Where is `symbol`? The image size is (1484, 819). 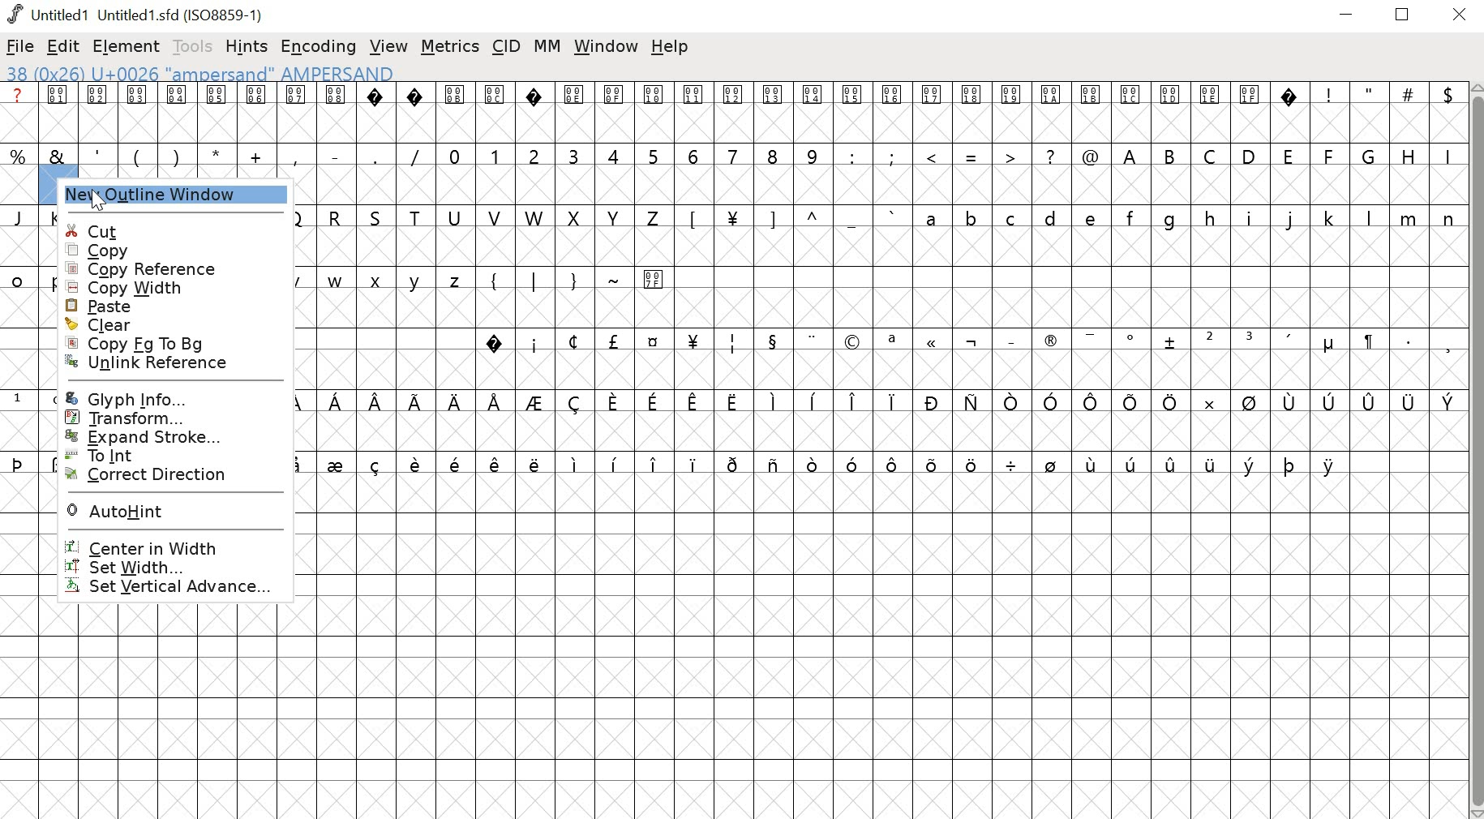
symbol is located at coordinates (1173, 461).